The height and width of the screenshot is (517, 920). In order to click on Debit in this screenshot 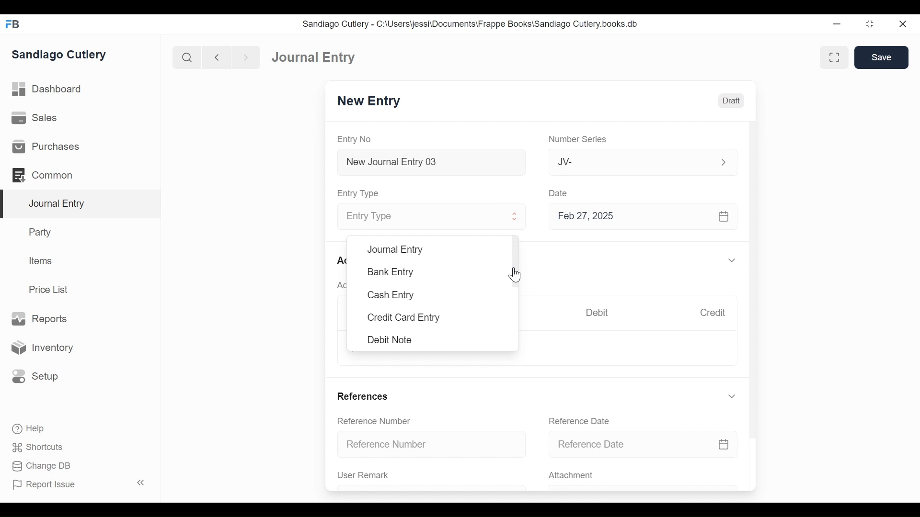, I will do `click(598, 312)`.